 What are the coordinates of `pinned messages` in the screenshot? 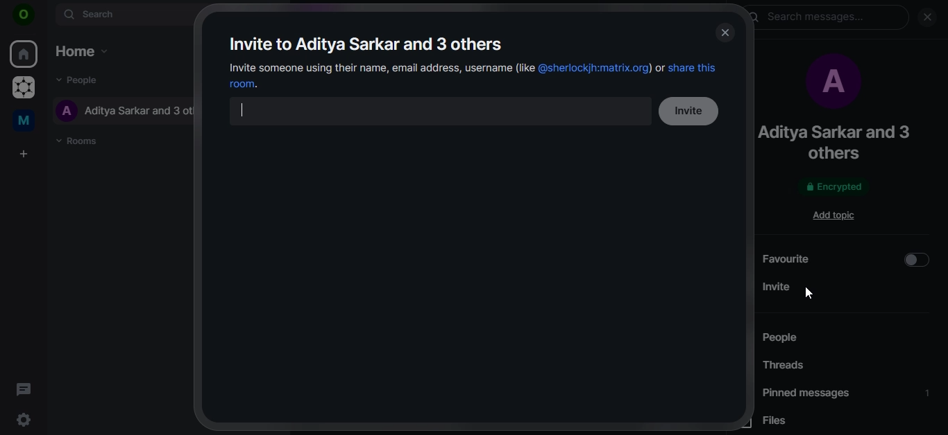 It's located at (847, 393).